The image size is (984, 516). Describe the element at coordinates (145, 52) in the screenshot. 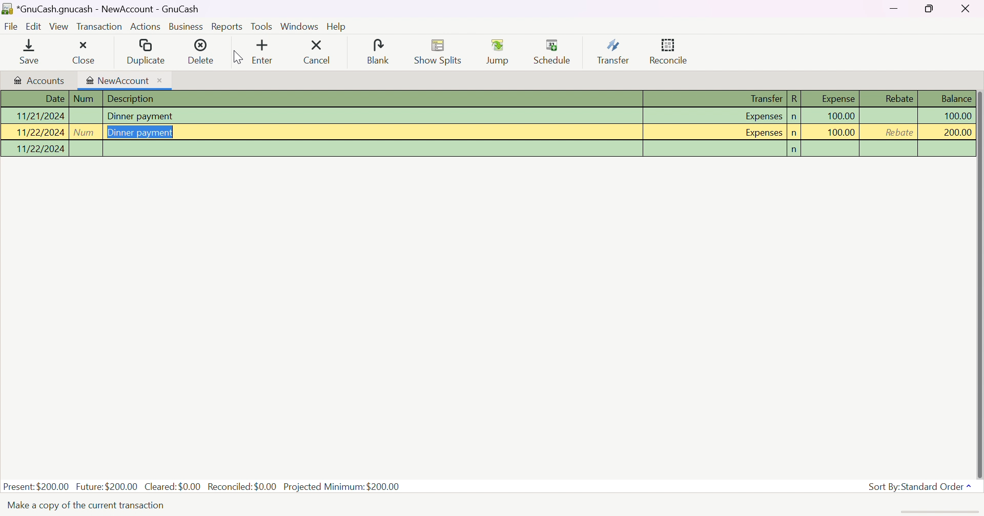

I see `Duplicate` at that location.